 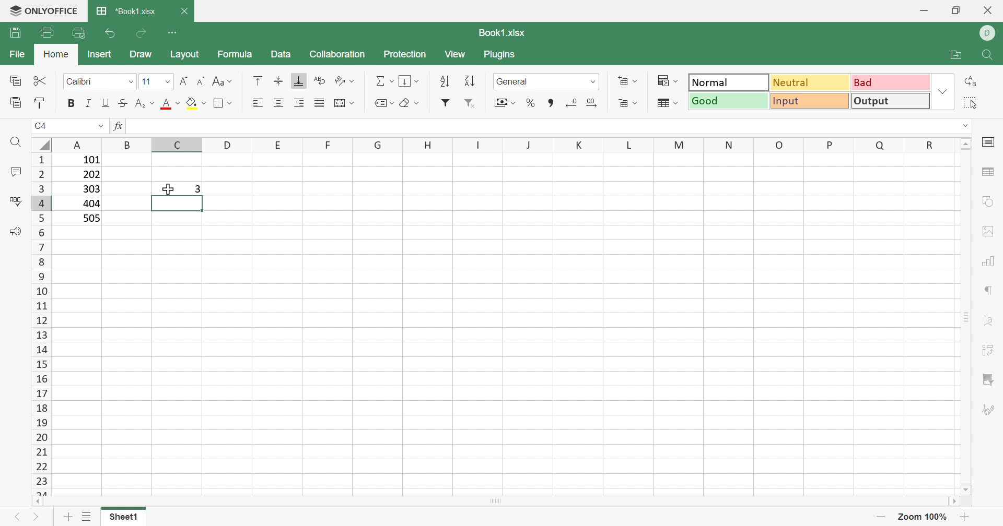 What do you see at coordinates (921, 516) in the screenshot?
I see `Zoom 100%` at bounding box center [921, 516].